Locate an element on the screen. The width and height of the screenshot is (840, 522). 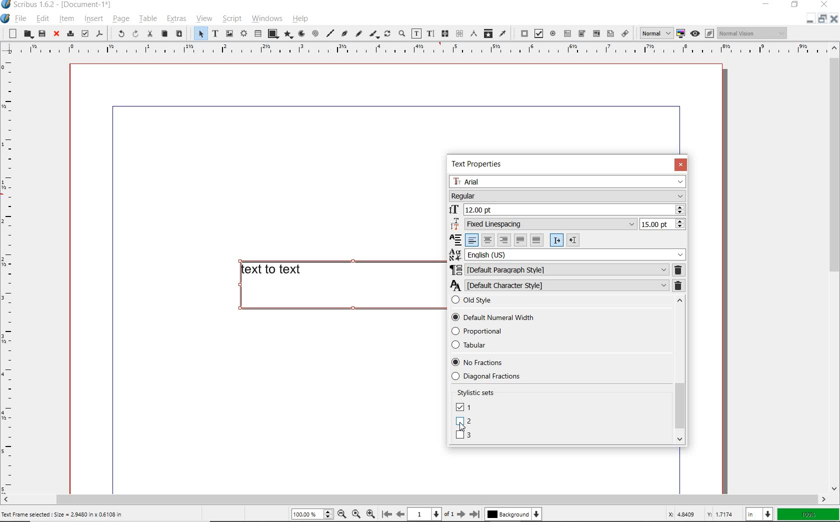
in is located at coordinates (760, 513).